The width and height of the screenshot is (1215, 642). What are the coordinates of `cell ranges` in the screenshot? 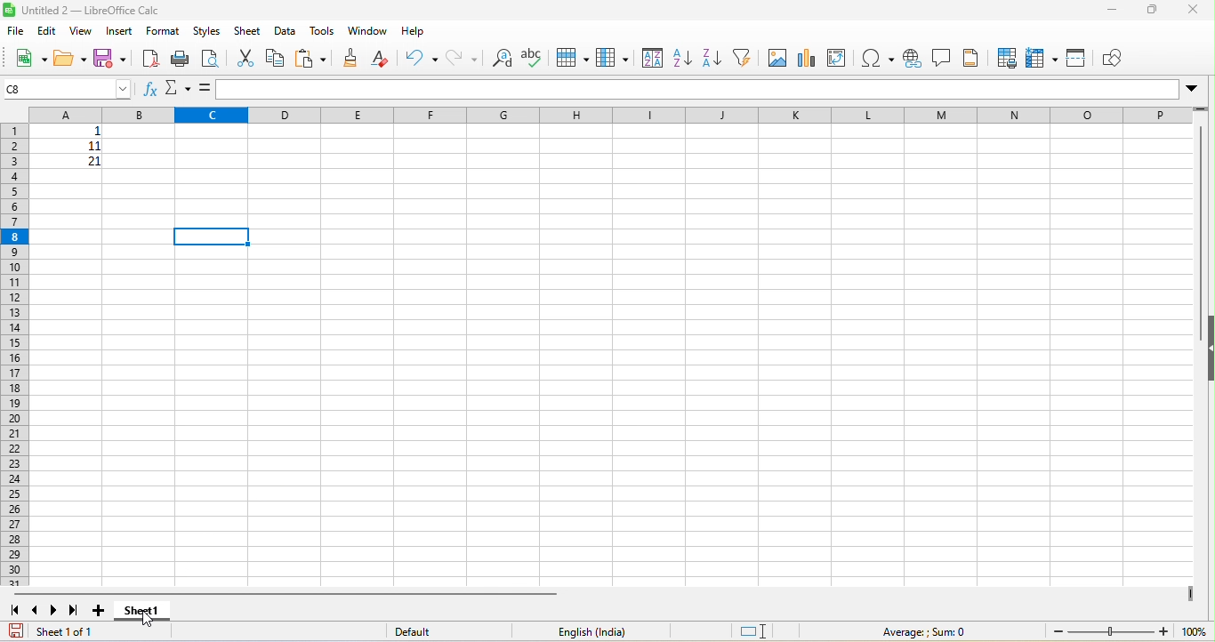 It's located at (65, 148).